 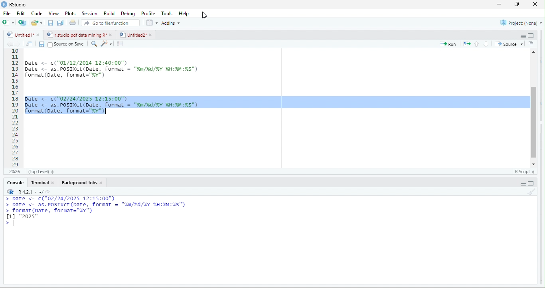 What do you see at coordinates (21, 14) in the screenshot?
I see `Edit` at bounding box center [21, 14].